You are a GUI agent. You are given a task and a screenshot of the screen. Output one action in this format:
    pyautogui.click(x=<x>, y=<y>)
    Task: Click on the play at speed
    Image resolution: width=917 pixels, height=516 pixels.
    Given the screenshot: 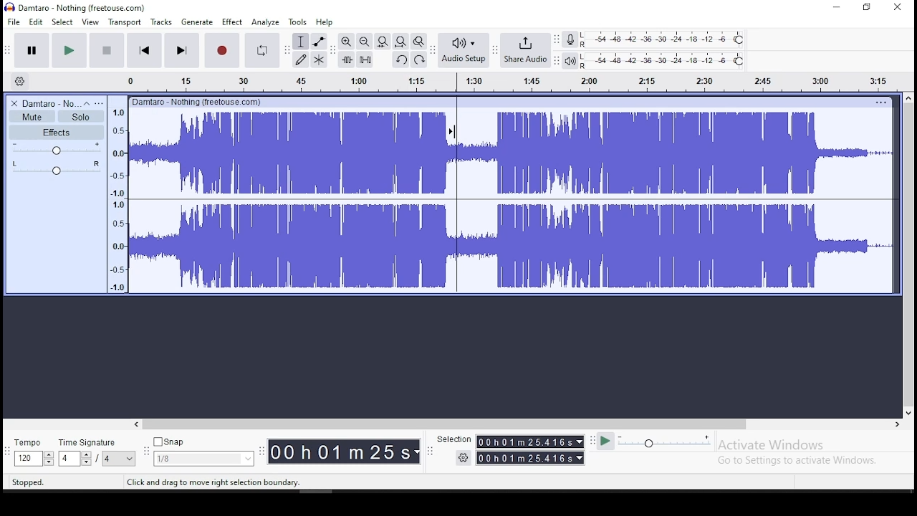 What is the action you would take?
    pyautogui.click(x=606, y=443)
    